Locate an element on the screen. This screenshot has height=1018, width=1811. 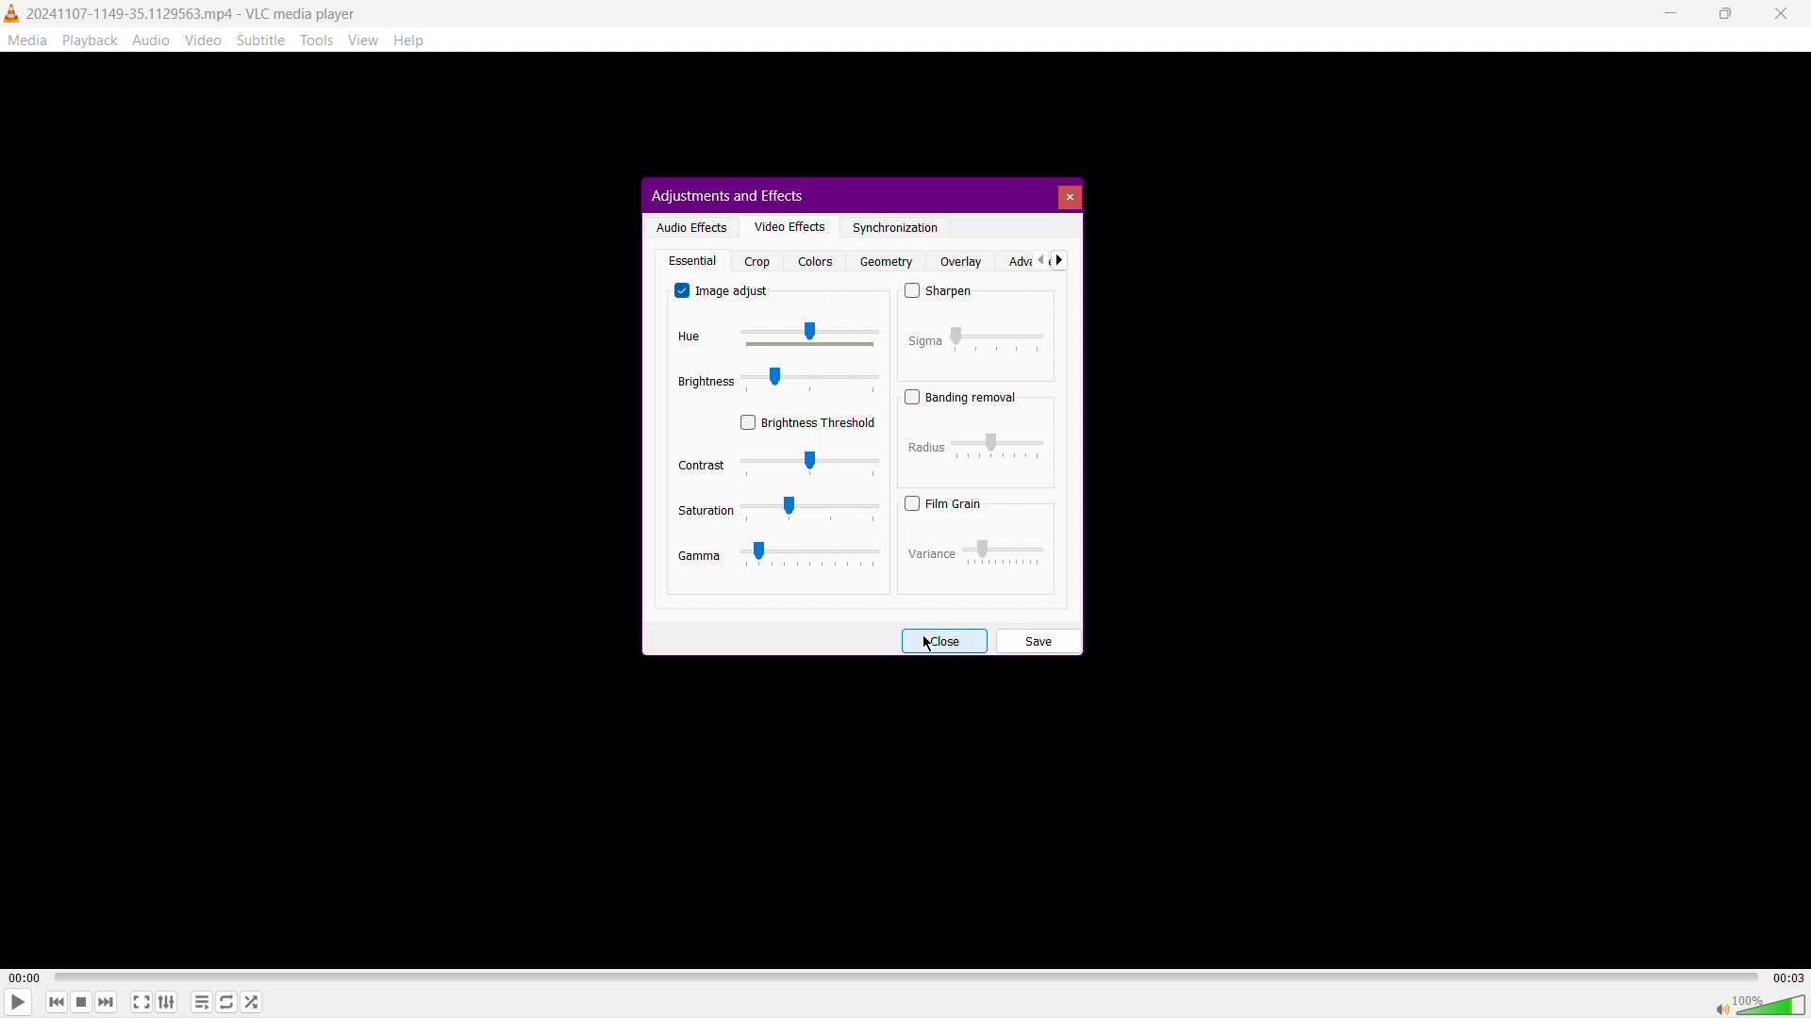
Extended Settings is located at coordinates (168, 1003).